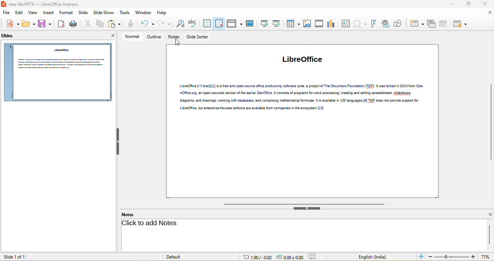 This screenshot has height=261, width=494. I want to click on slide sorter, so click(199, 37).